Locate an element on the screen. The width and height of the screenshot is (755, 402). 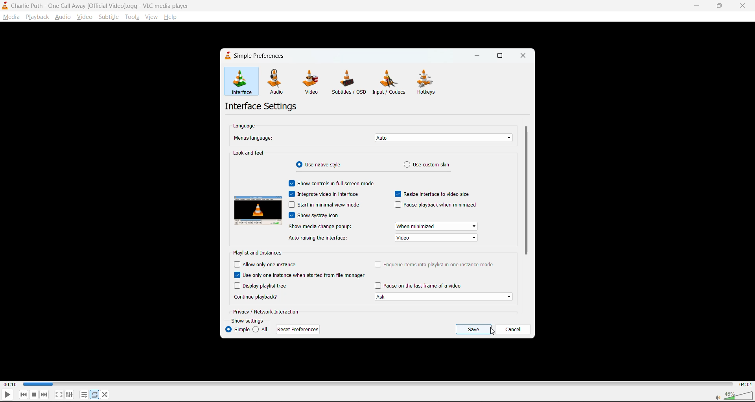
Checbox is located at coordinates (291, 216).